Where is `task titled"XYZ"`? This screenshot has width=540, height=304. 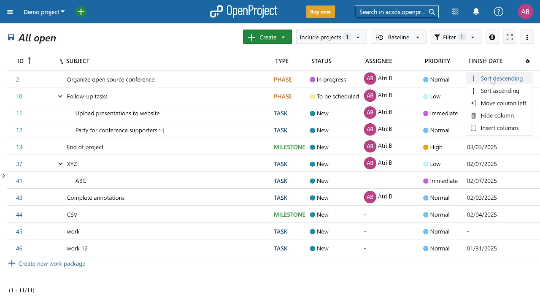 task titled"XYZ" is located at coordinates (274, 163).